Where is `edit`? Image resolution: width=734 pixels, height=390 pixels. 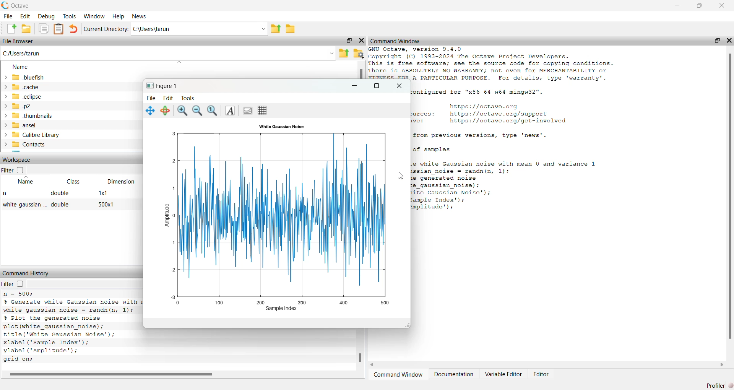 edit is located at coordinates (26, 16).